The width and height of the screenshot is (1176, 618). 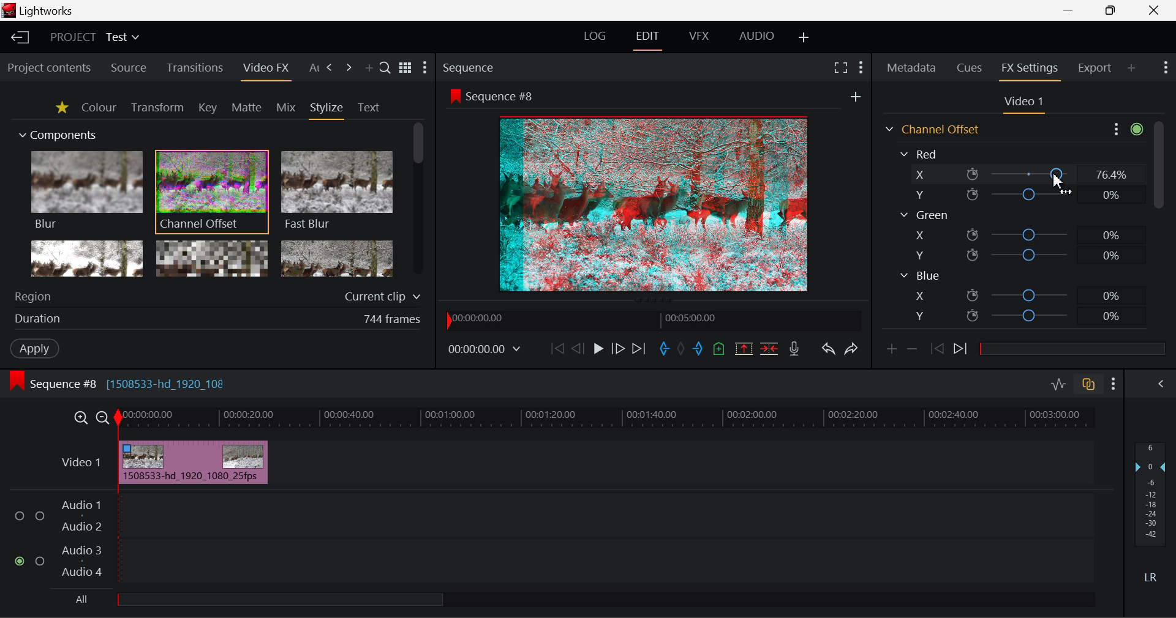 What do you see at coordinates (349, 68) in the screenshot?
I see `Next Tab` at bounding box center [349, 68].